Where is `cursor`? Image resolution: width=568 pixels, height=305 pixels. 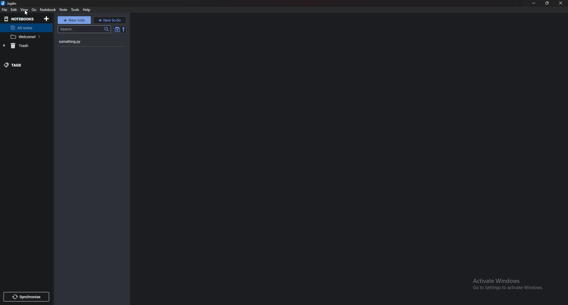 cursor is located at coordinates (25, 12).